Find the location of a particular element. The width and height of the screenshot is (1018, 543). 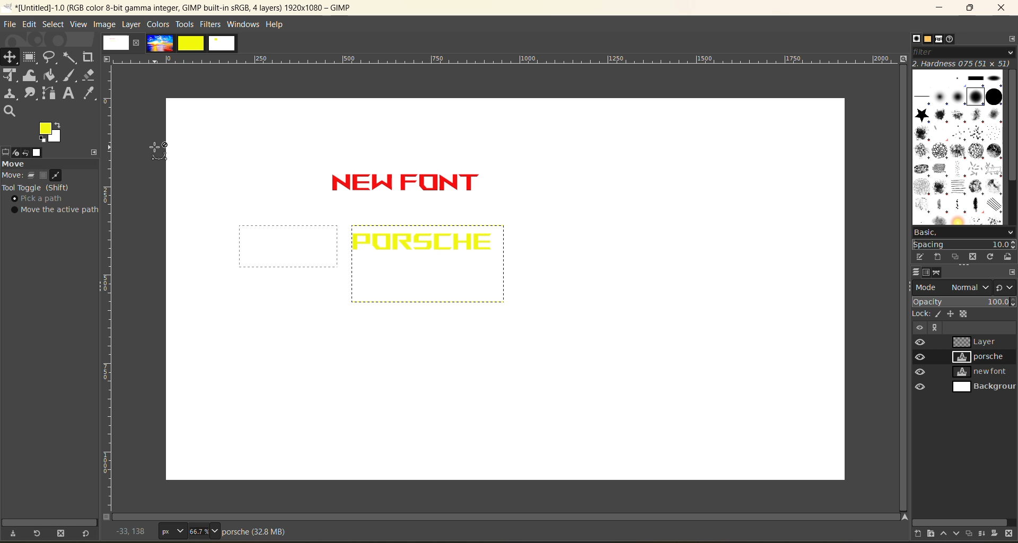

search tool is located at coordinates (12, 112).